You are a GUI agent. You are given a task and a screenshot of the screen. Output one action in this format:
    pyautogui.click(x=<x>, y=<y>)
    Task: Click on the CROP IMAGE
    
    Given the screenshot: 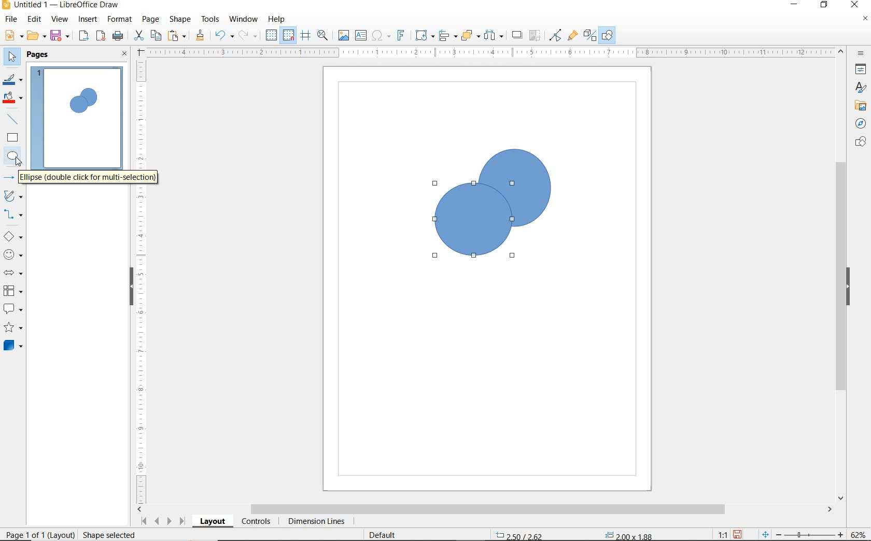 What is the action you would take?
    pyautogui.click(x=535, y=35)
    